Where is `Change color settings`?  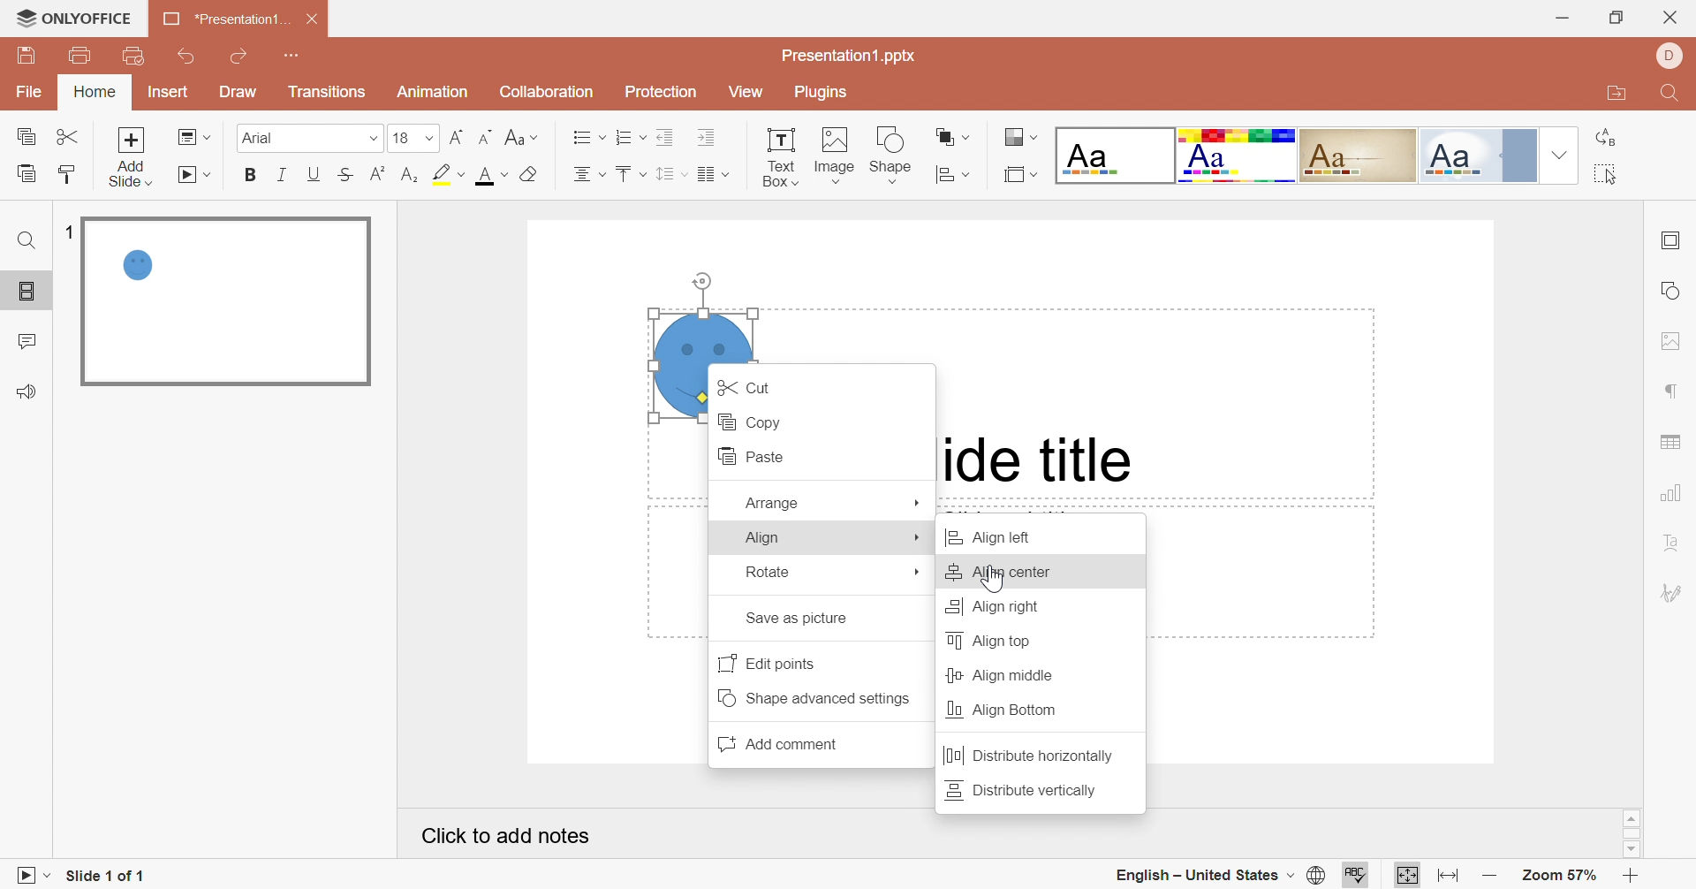 Change color settings is located at coordinates (1022, 139).